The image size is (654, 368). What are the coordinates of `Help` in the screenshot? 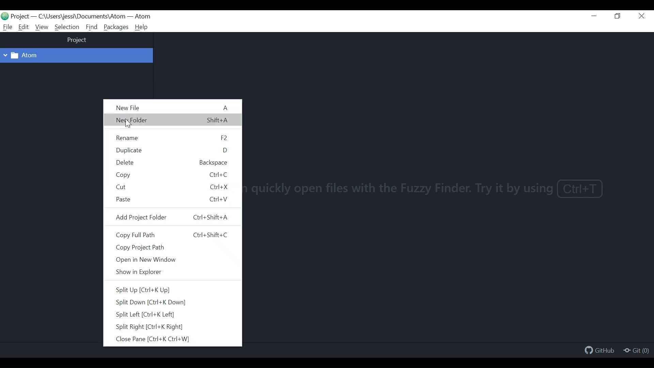 It's located at (141, 27).